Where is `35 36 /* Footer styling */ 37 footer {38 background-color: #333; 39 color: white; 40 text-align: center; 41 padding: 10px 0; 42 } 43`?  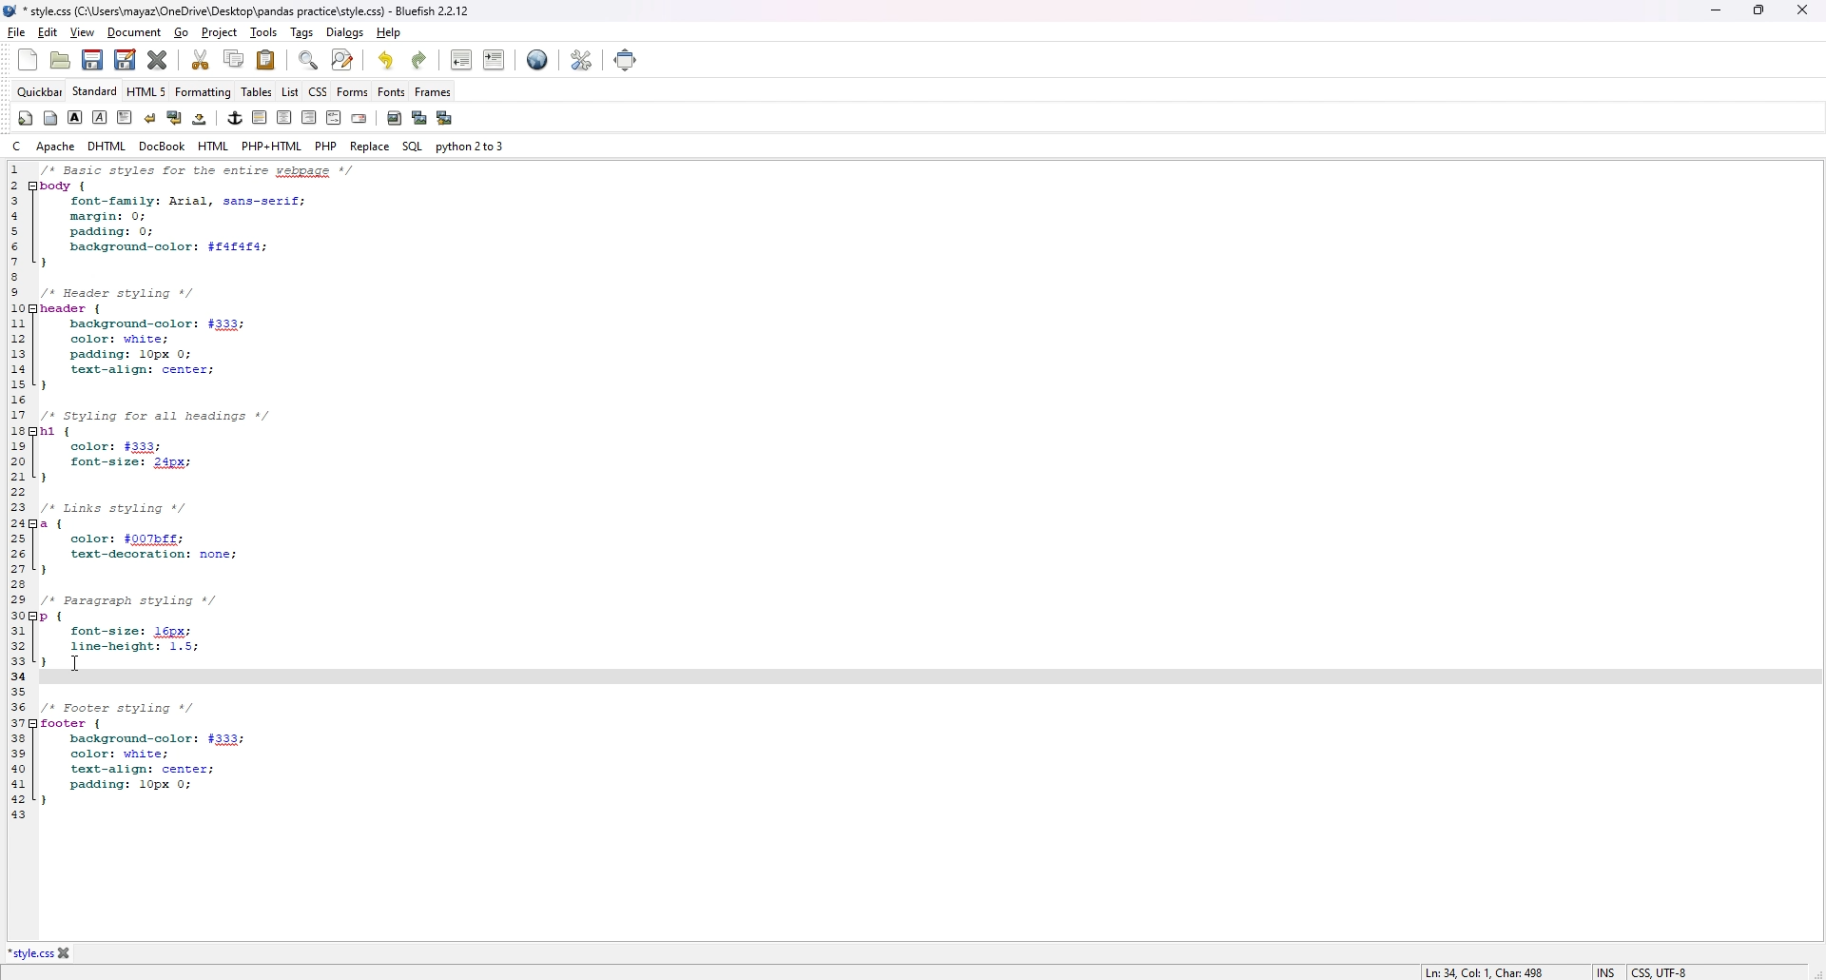
35 36 /* Footer styling */ 37 footer {38 background-color: #333; 39 color: white; 40 text-align: center; 41 padding: 10px 0; 42 } 43 is located at coordinates (136, 753).